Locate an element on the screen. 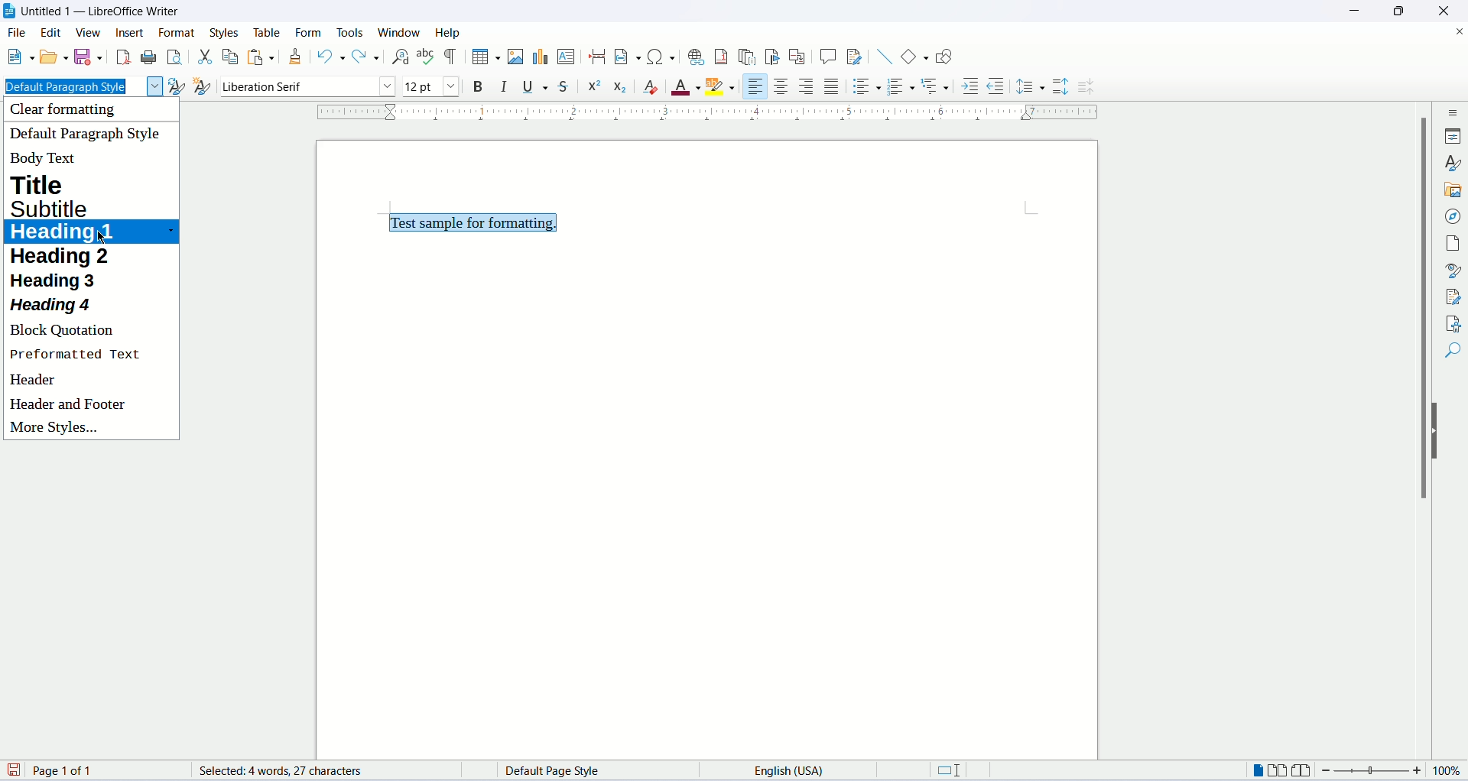 The height and width of the screenshot is (781, 1468). undo is located at coordinates (329, 57).